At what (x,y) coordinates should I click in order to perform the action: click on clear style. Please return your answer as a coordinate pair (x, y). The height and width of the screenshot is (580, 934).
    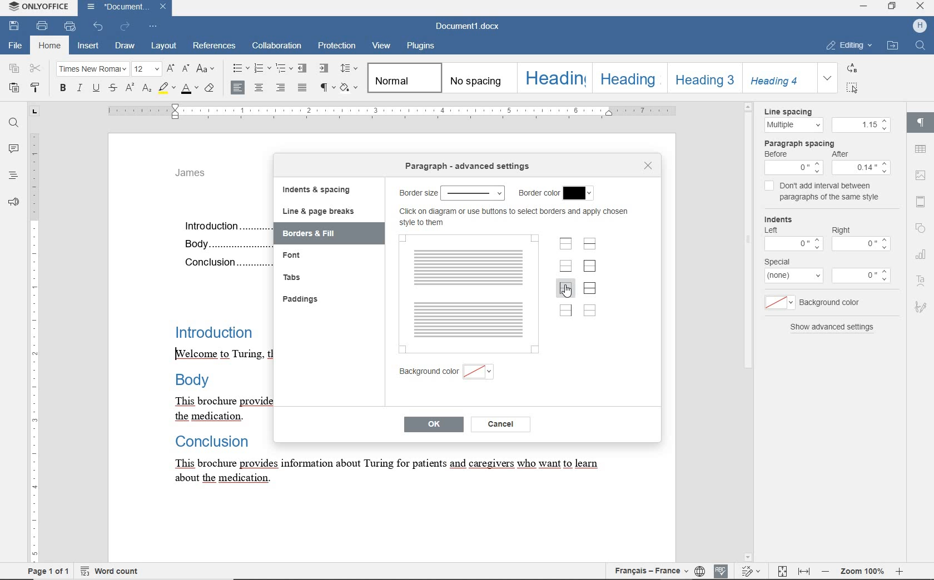
    Looking at the image, I should click on (210, 87).